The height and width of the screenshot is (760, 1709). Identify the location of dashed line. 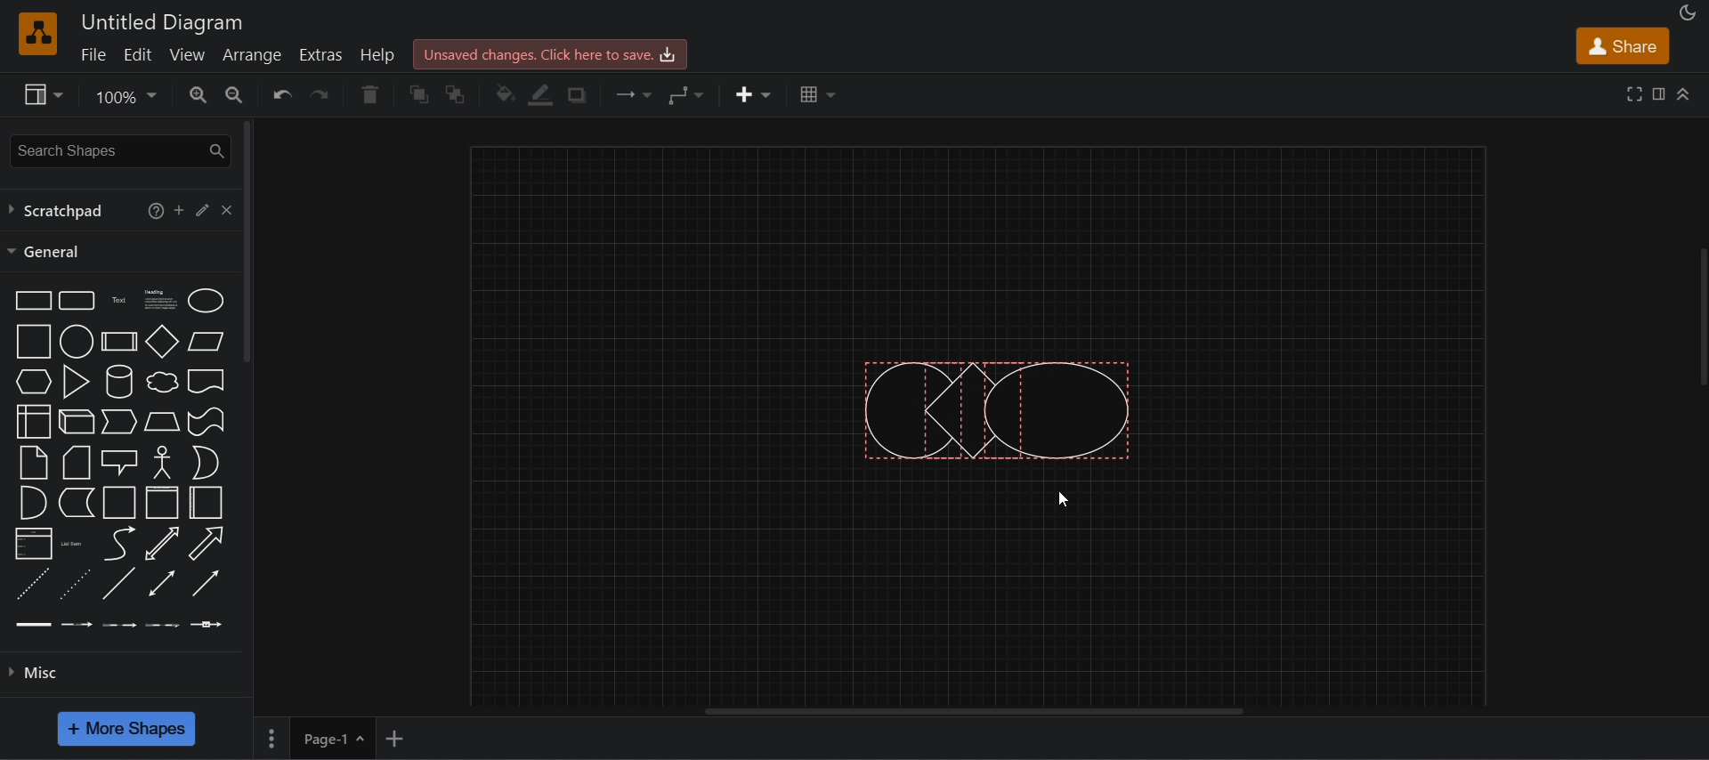
(30, 584).